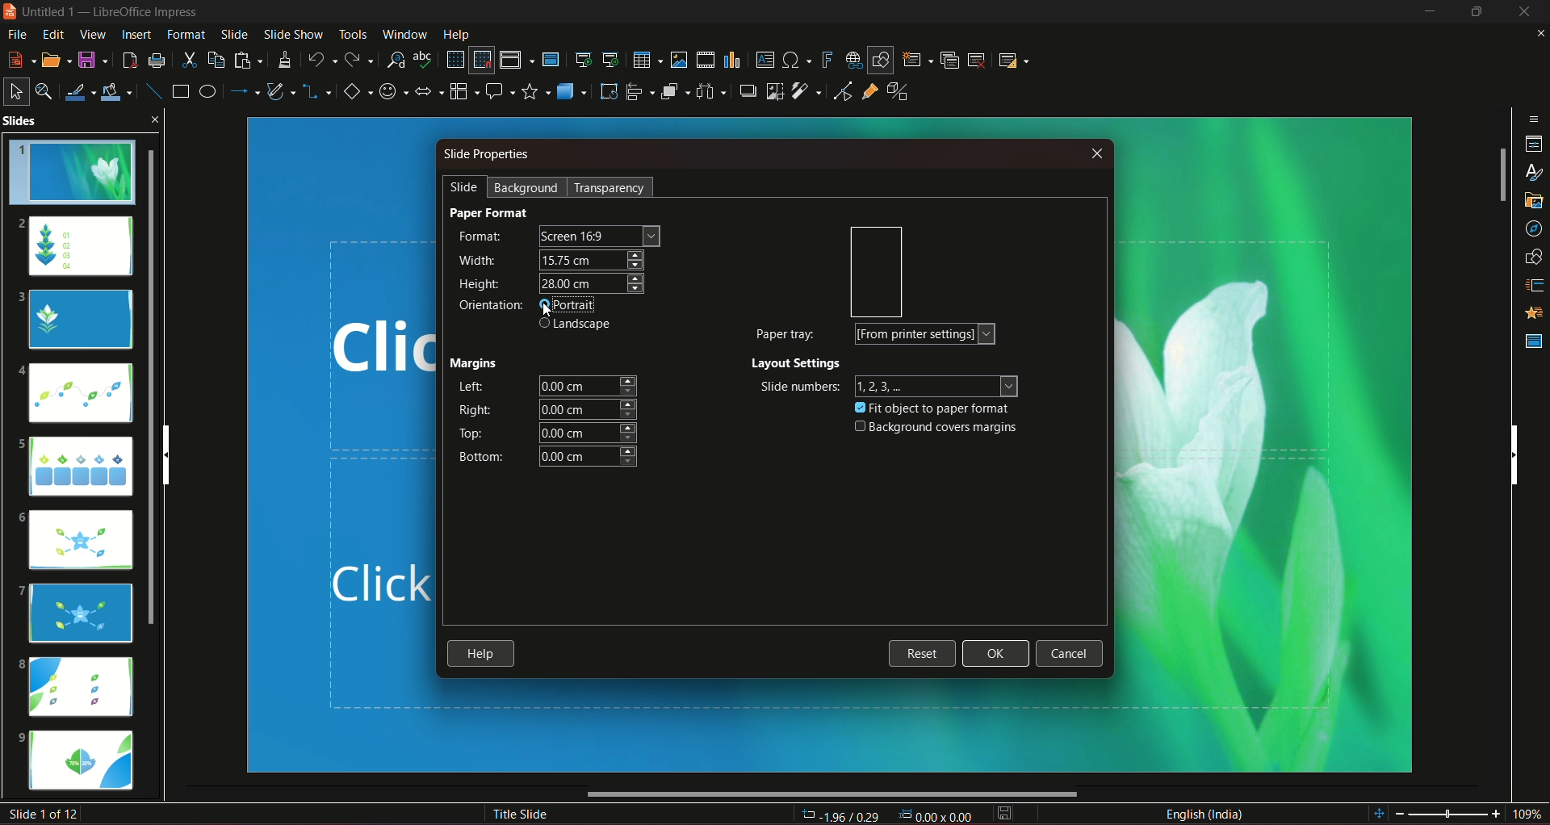 This screenshot has height=825, width=1550. What do you see at coordinates (1531, 203) in the screenshot?
I see `gallery` at bounding box center [1531, 203].